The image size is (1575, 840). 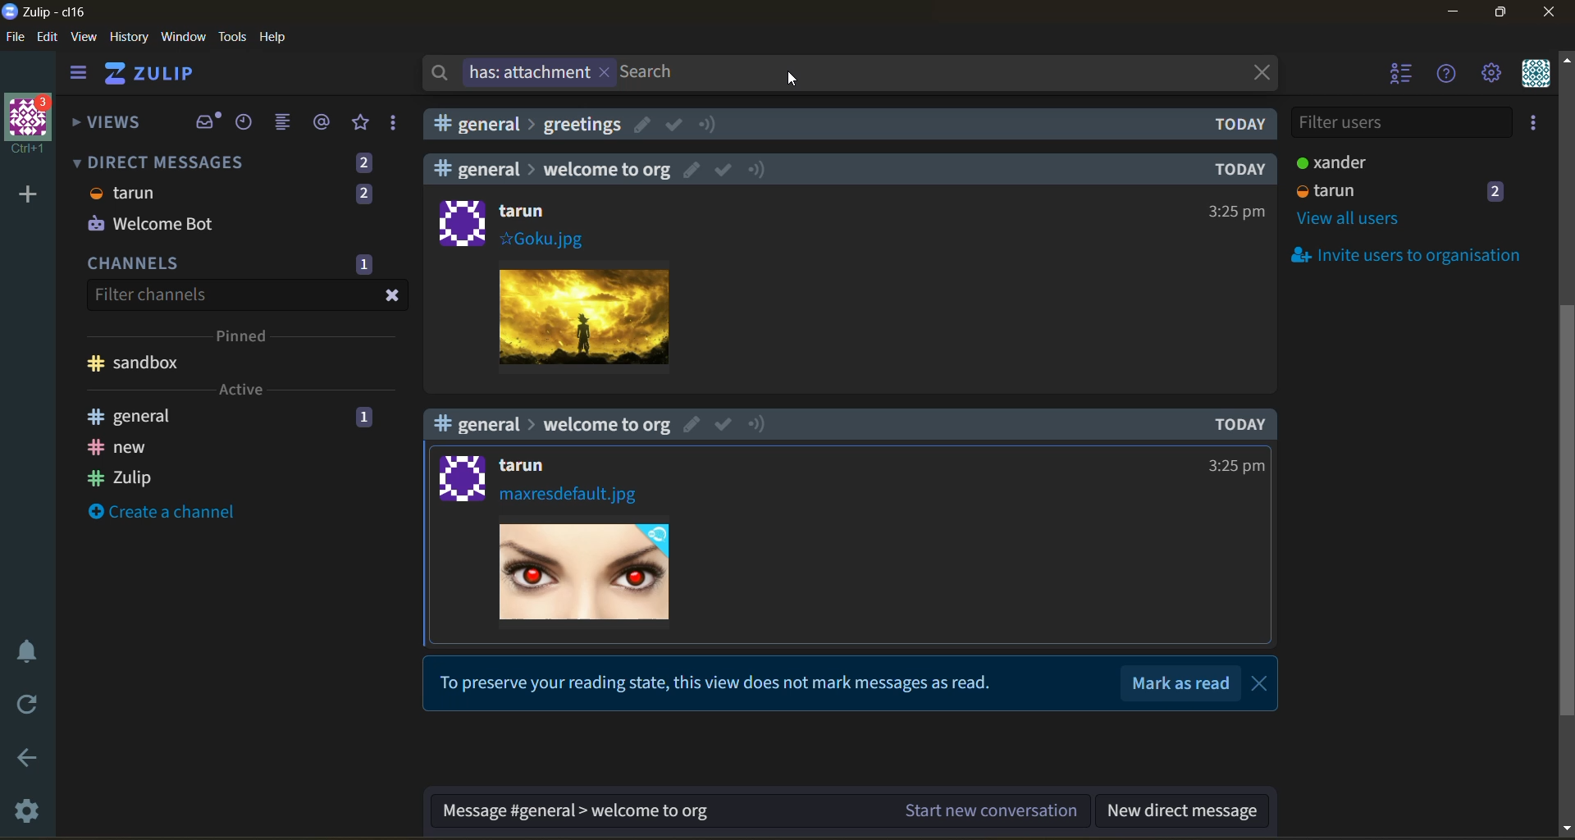 I want to click on help, so click(x=274, y=37).